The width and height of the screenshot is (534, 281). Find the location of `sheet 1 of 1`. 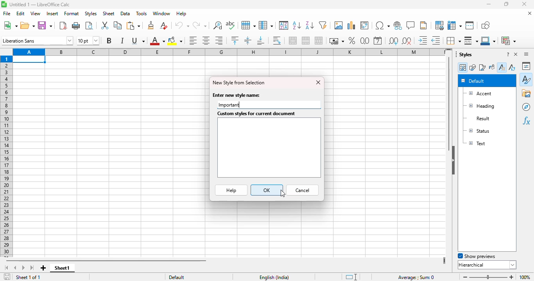

sheet 1 of 1 is located at coordinates (29, 277).